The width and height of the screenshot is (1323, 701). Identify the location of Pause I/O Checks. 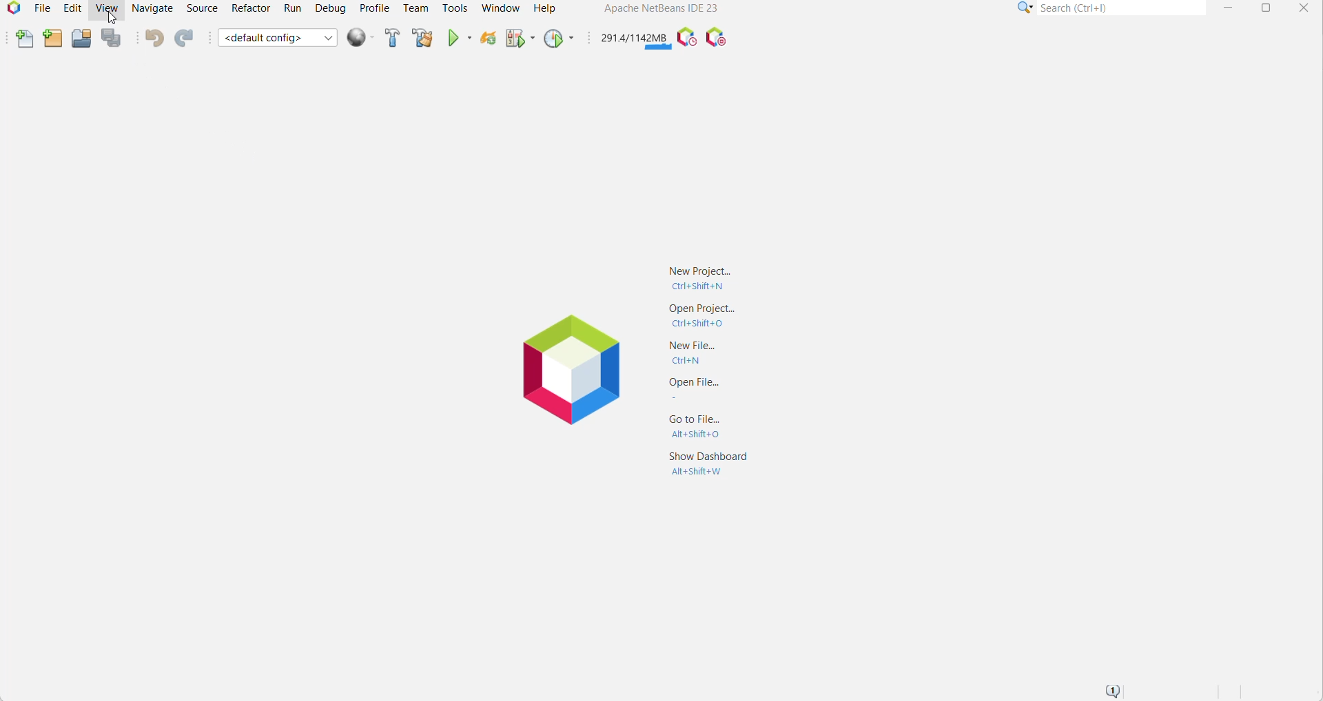
(715, 38).